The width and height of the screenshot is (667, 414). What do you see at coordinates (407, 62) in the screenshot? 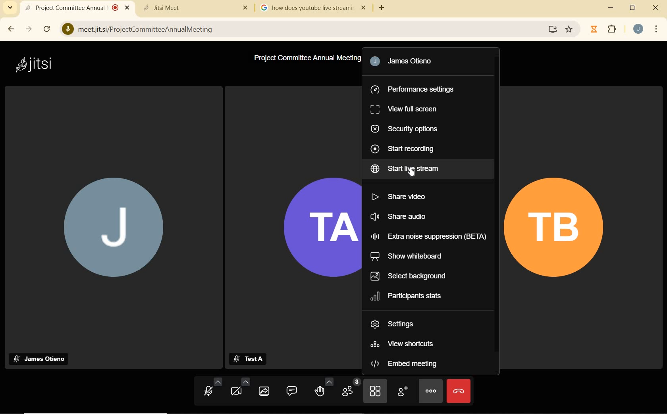
I see `James Otieno` at bounding box center [407, 62].